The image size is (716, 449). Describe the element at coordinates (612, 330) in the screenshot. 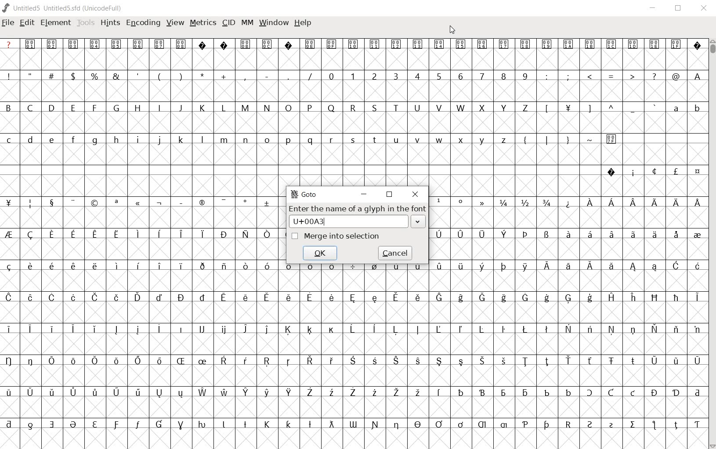

I see `Symbol` at that location.